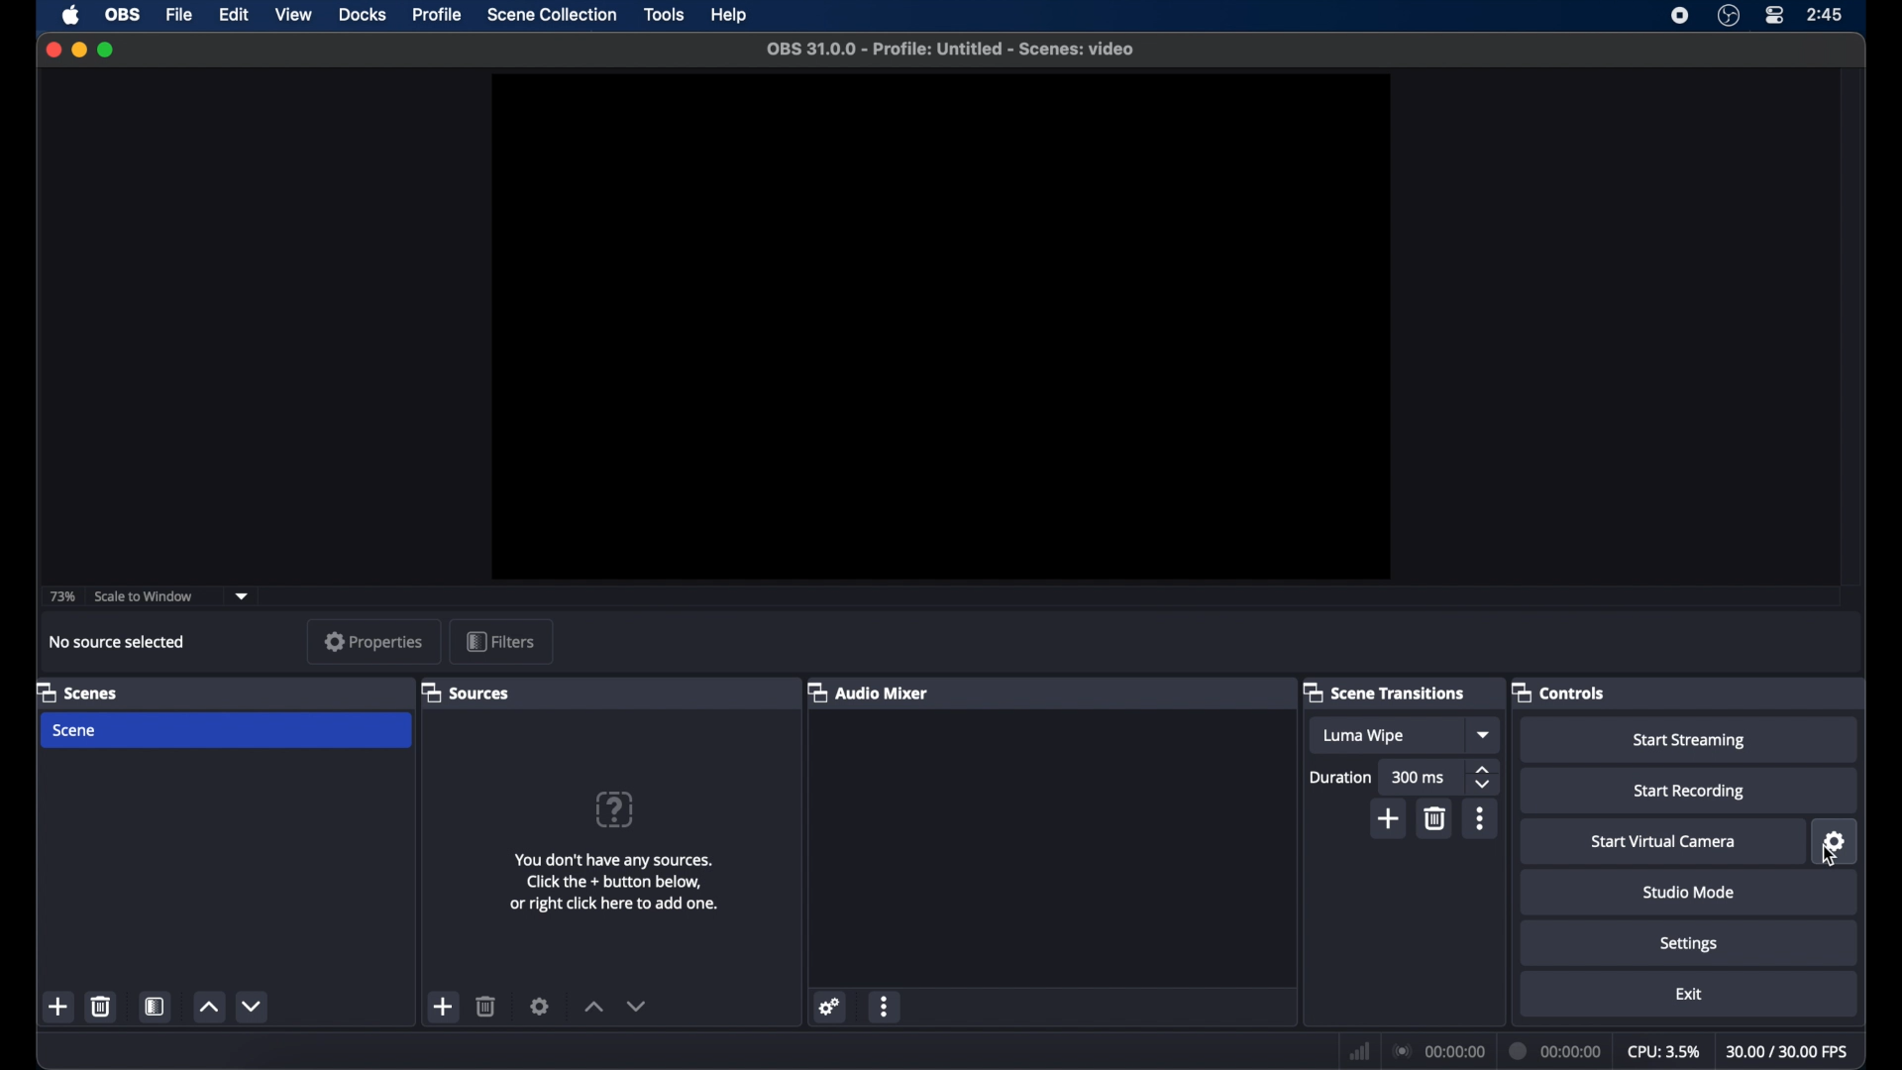 This screenshot has height=1070, width=1902. I want to click on add, so click(1389, 818).